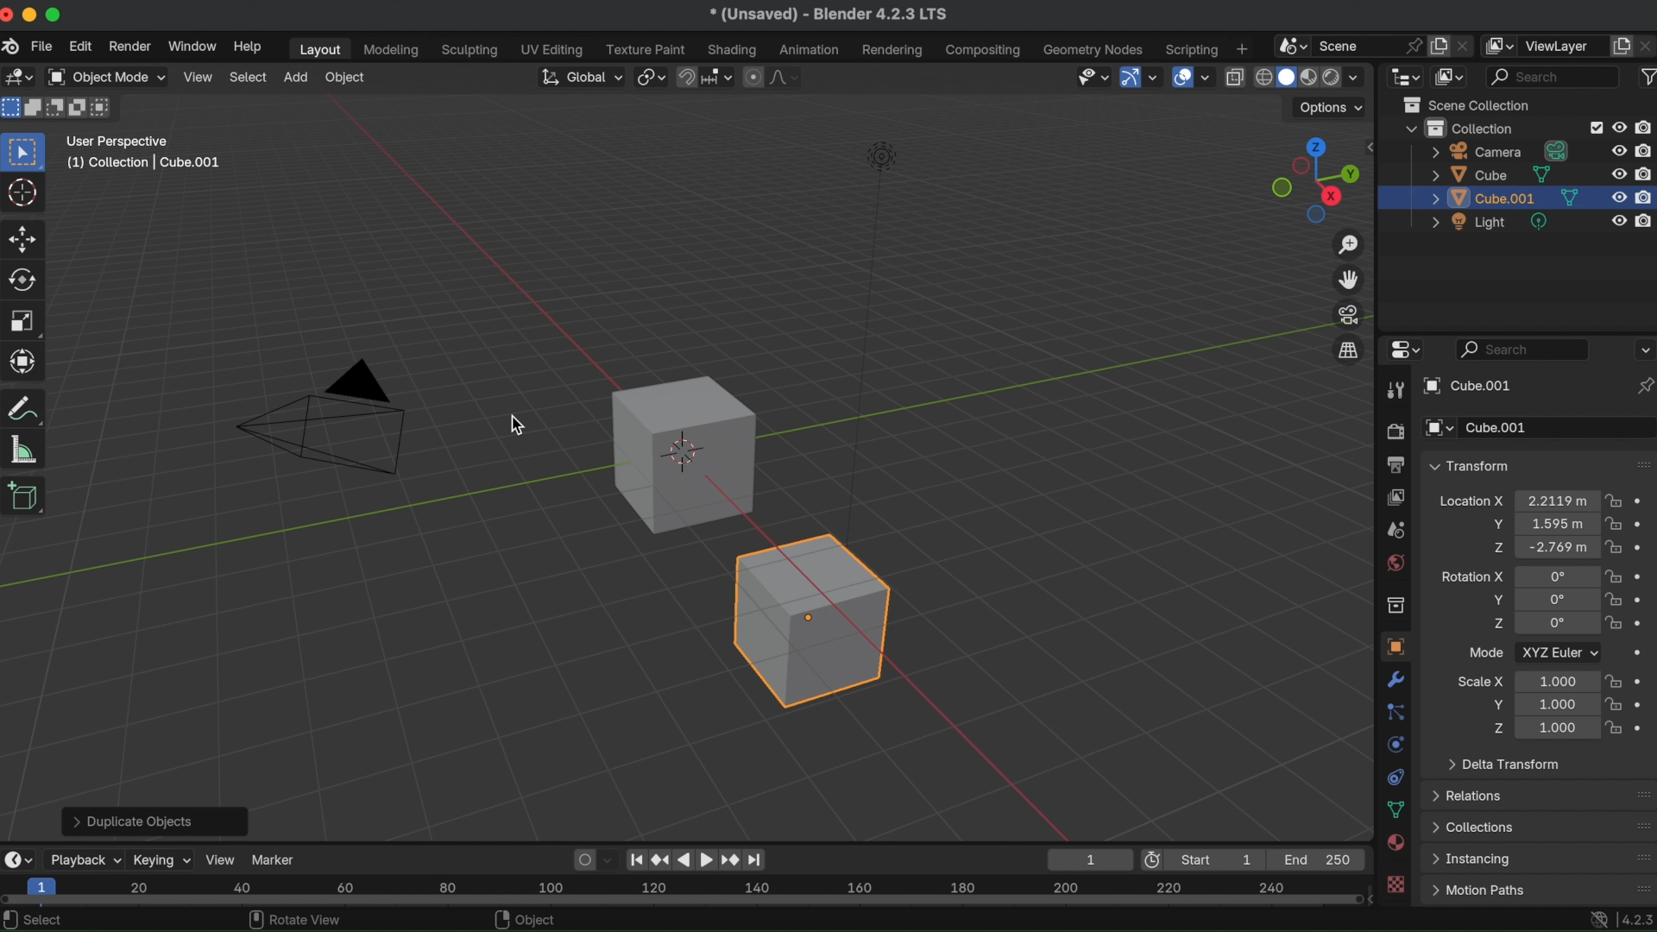 The height and width of the screenshot is (932, 1657). I want to click on viewport shading wireframe , so click(1262, 78).